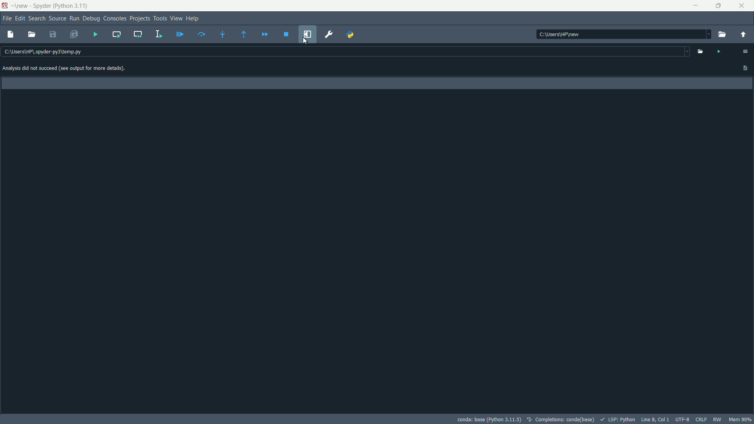  I want to click on source menu, so click(57, 18).